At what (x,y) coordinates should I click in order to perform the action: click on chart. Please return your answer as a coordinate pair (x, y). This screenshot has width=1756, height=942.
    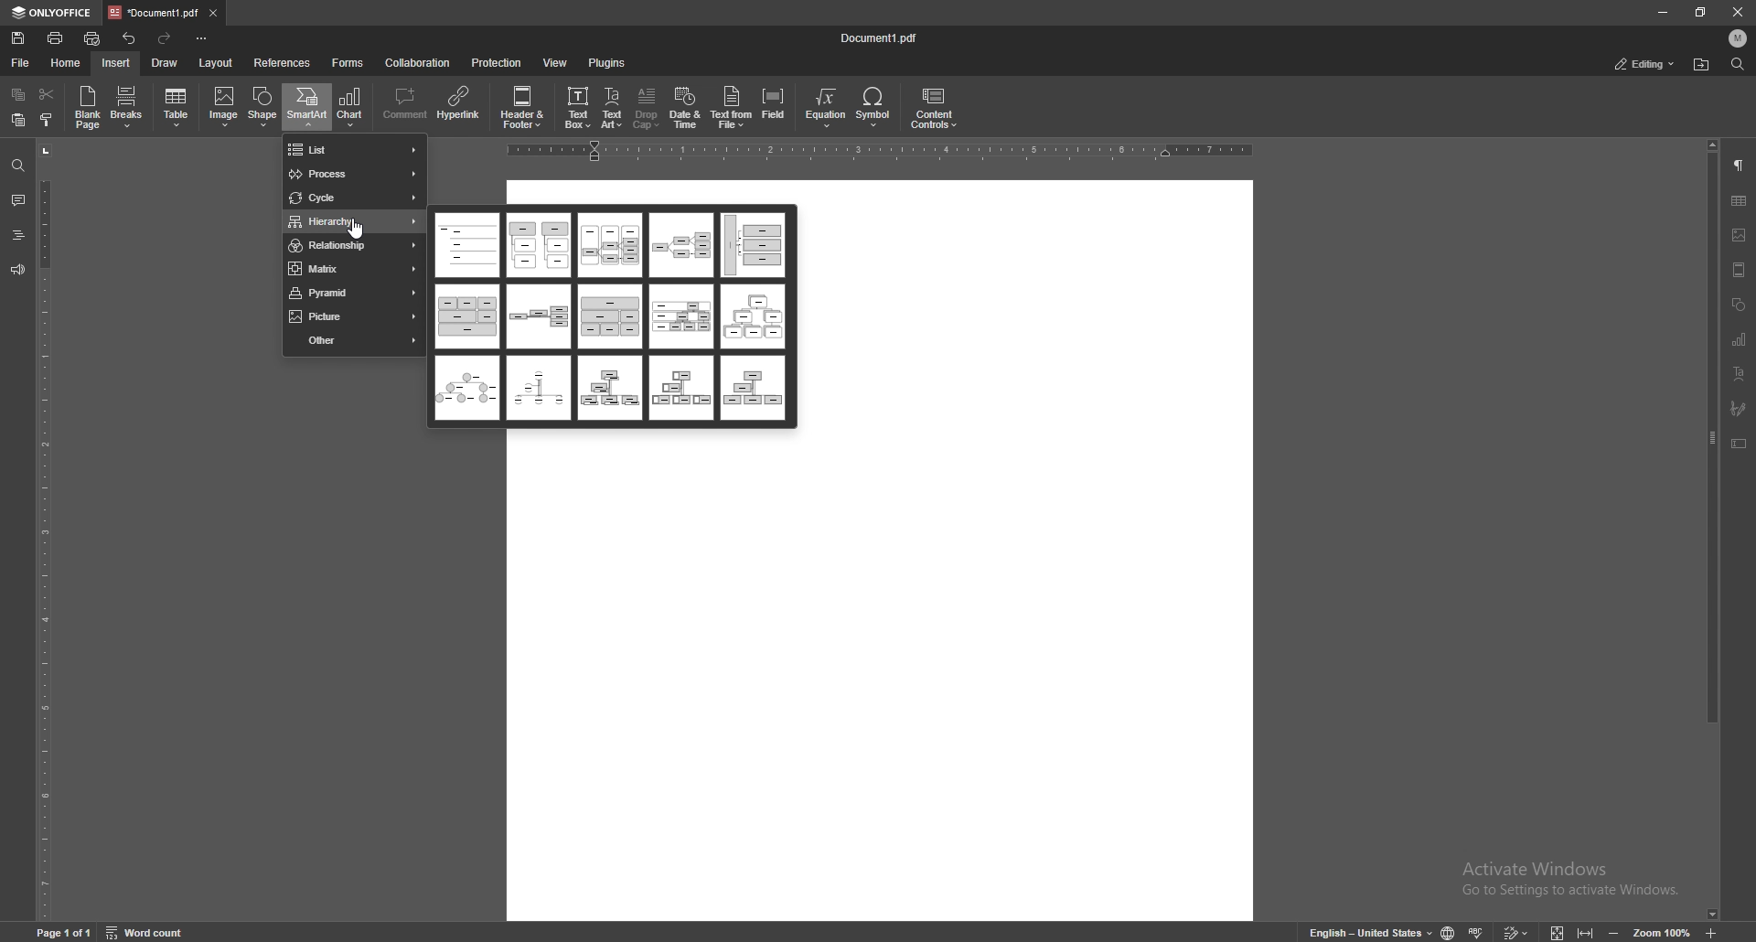
    Looking at the image, I should click on (351, 107).